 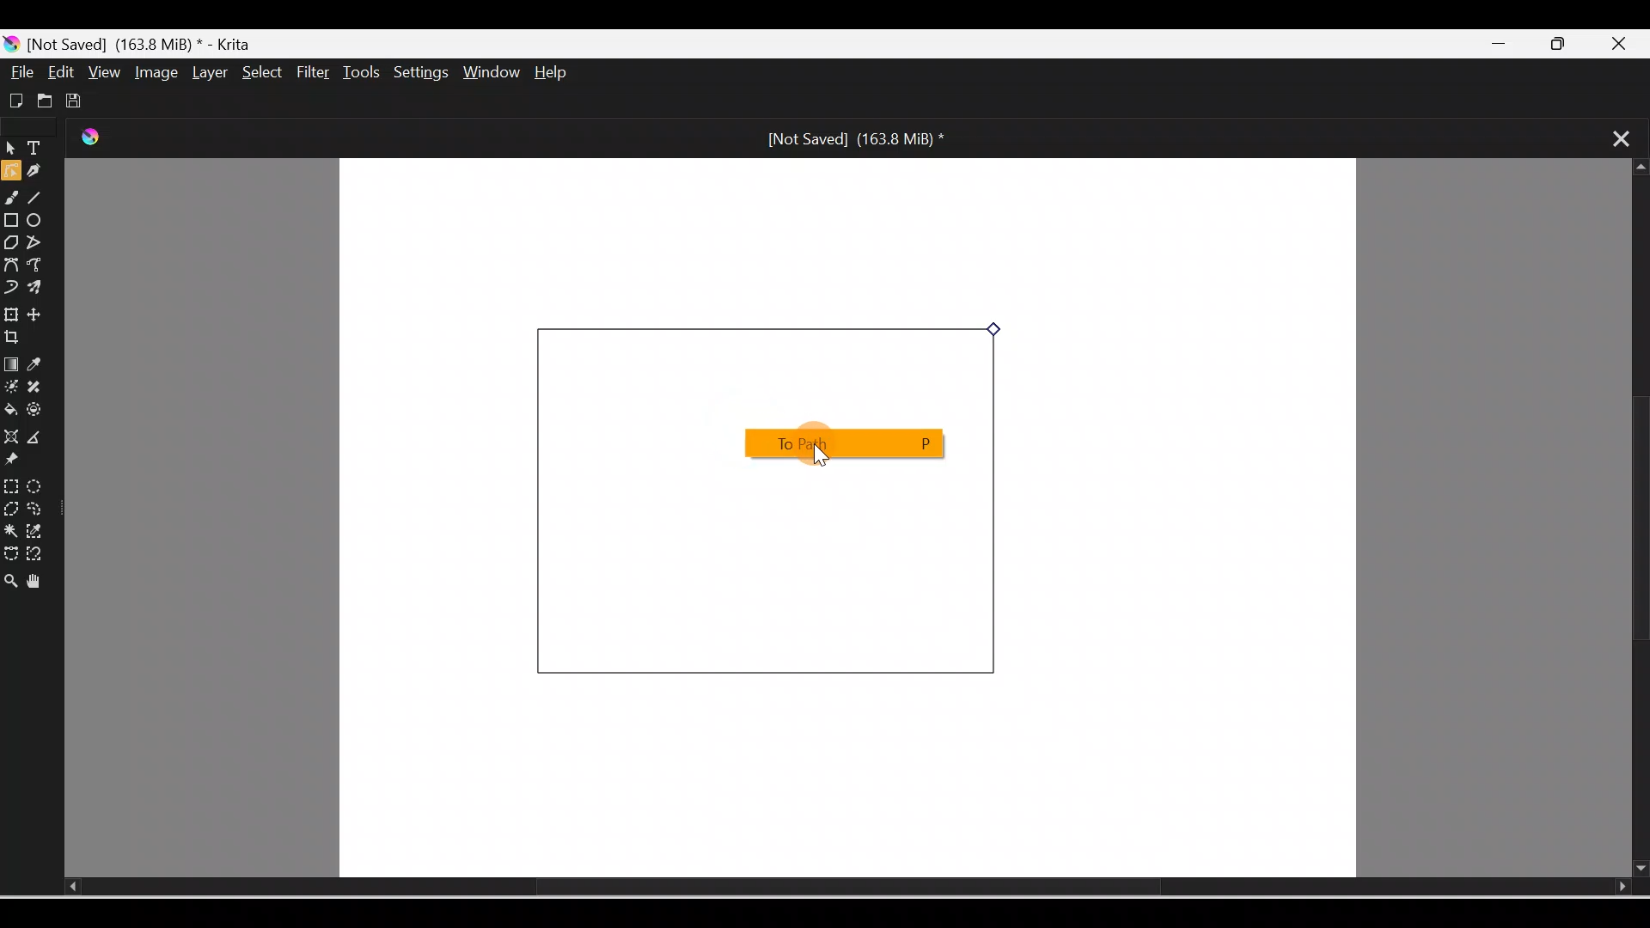 I want to click on Polygon, so click(x=10, y=242).